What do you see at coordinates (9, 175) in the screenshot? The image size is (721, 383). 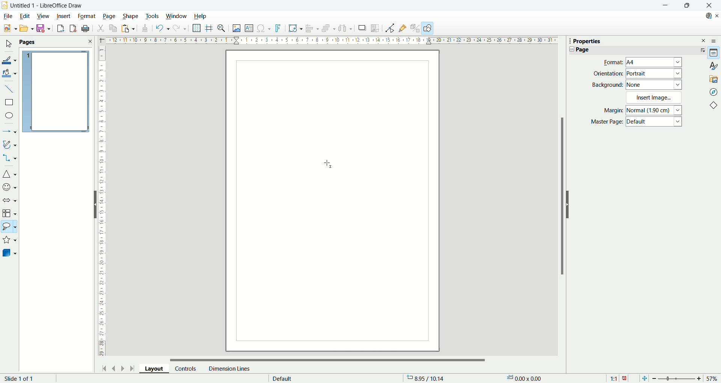 I see `basic shapes` at bounding box center [9, 175].